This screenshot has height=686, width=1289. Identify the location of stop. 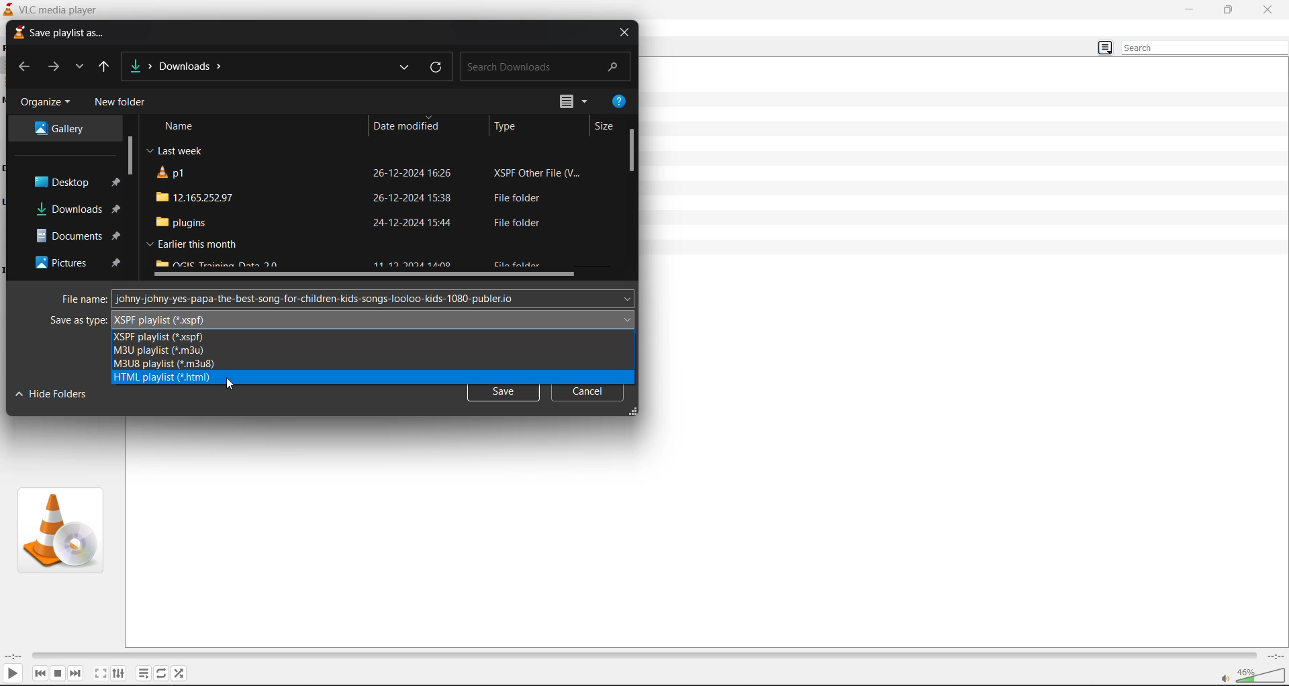
(58, 674).